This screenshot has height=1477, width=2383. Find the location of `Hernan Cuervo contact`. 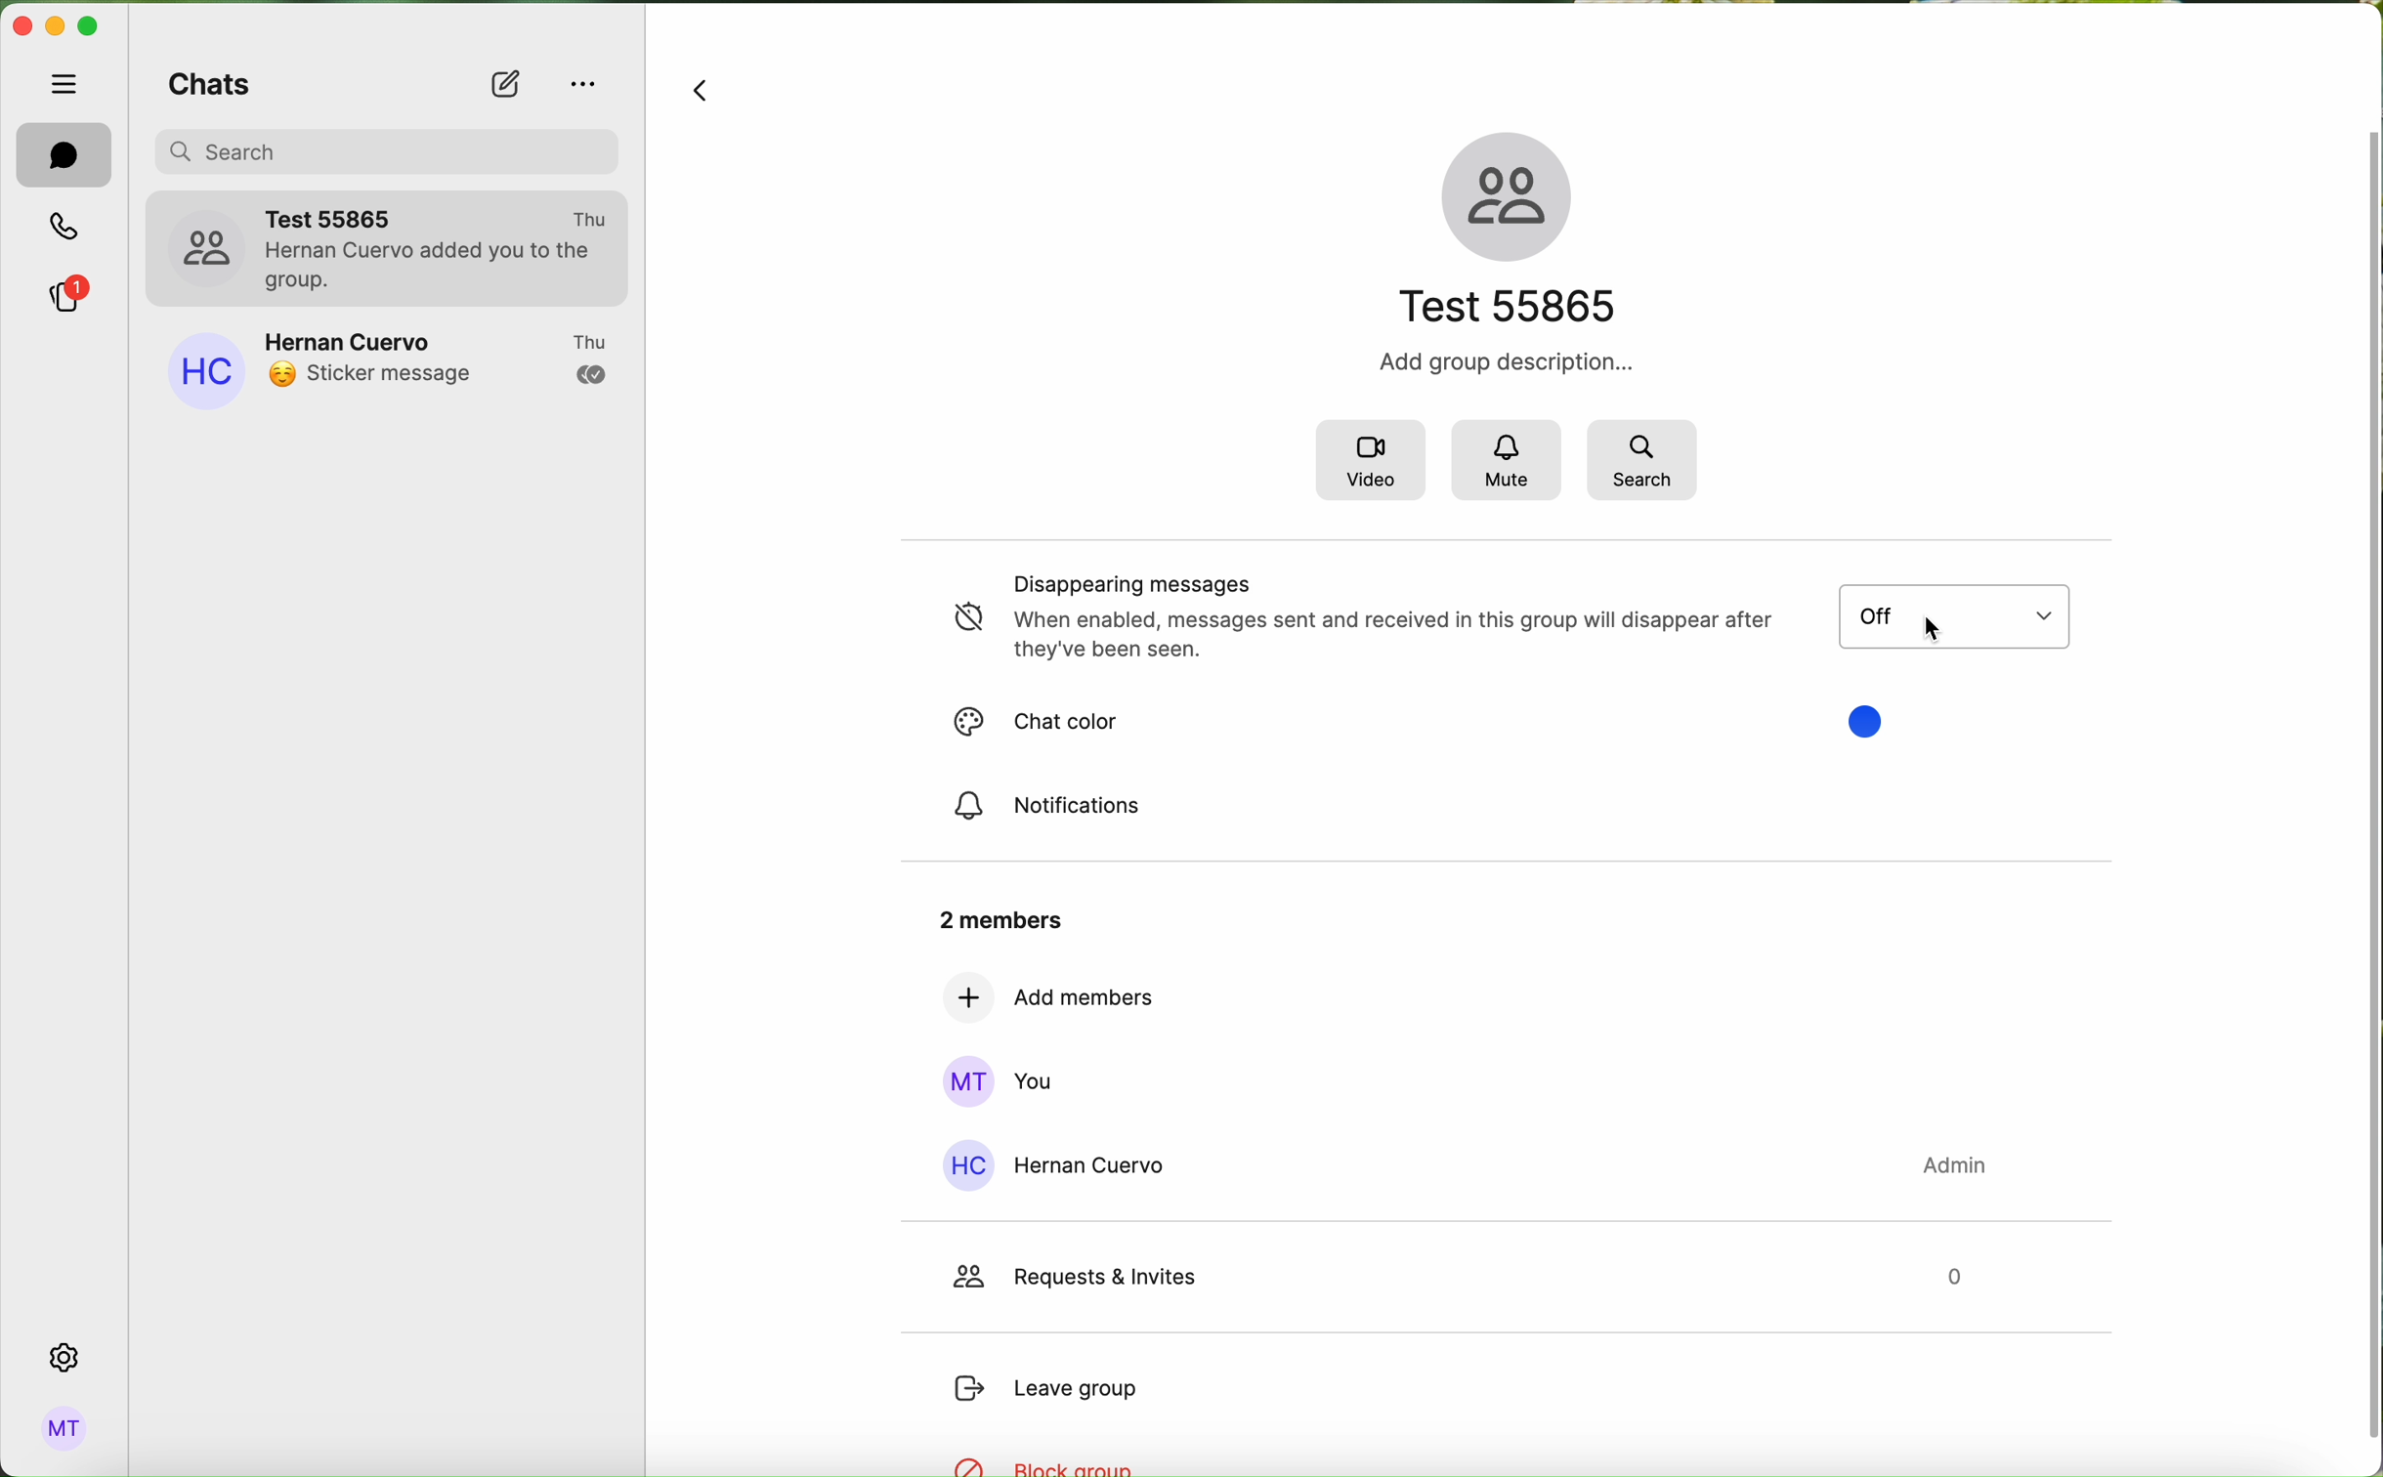

Hernan Cuervo contact is located at coordinates (1461, 1168).